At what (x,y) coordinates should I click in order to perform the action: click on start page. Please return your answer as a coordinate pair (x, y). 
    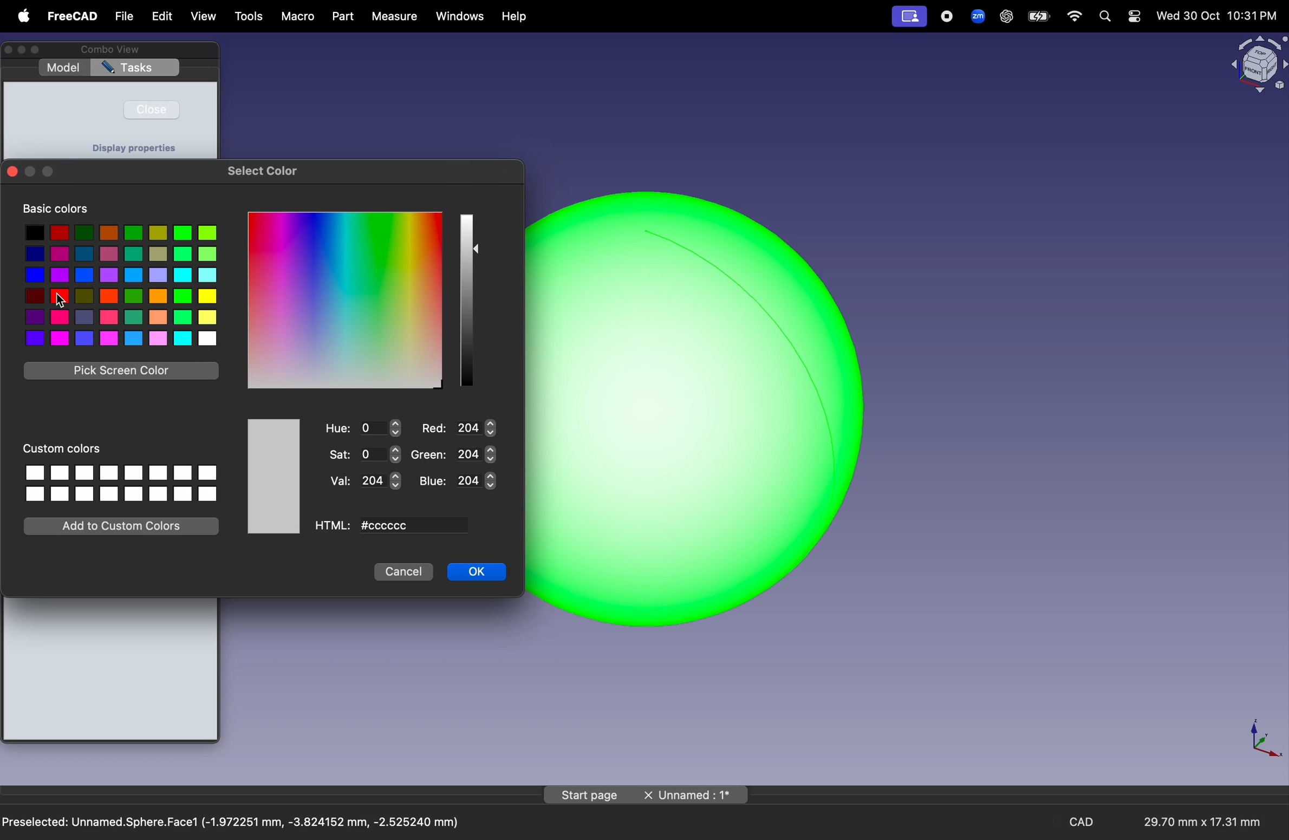
    Looking at the image, I should click on (590, 795).